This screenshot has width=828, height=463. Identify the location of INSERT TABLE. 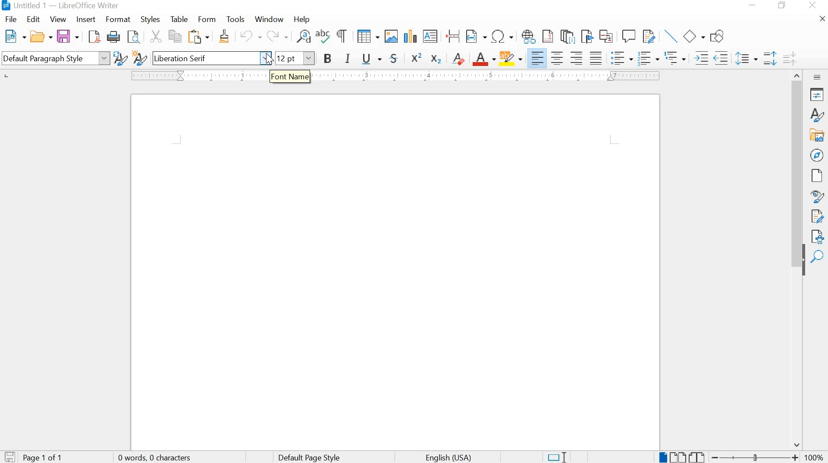
(367, 37).